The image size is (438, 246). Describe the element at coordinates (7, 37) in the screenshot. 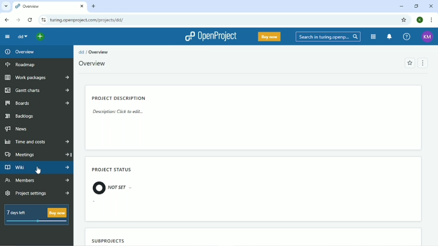

I see `Collapse project menu` at that location.